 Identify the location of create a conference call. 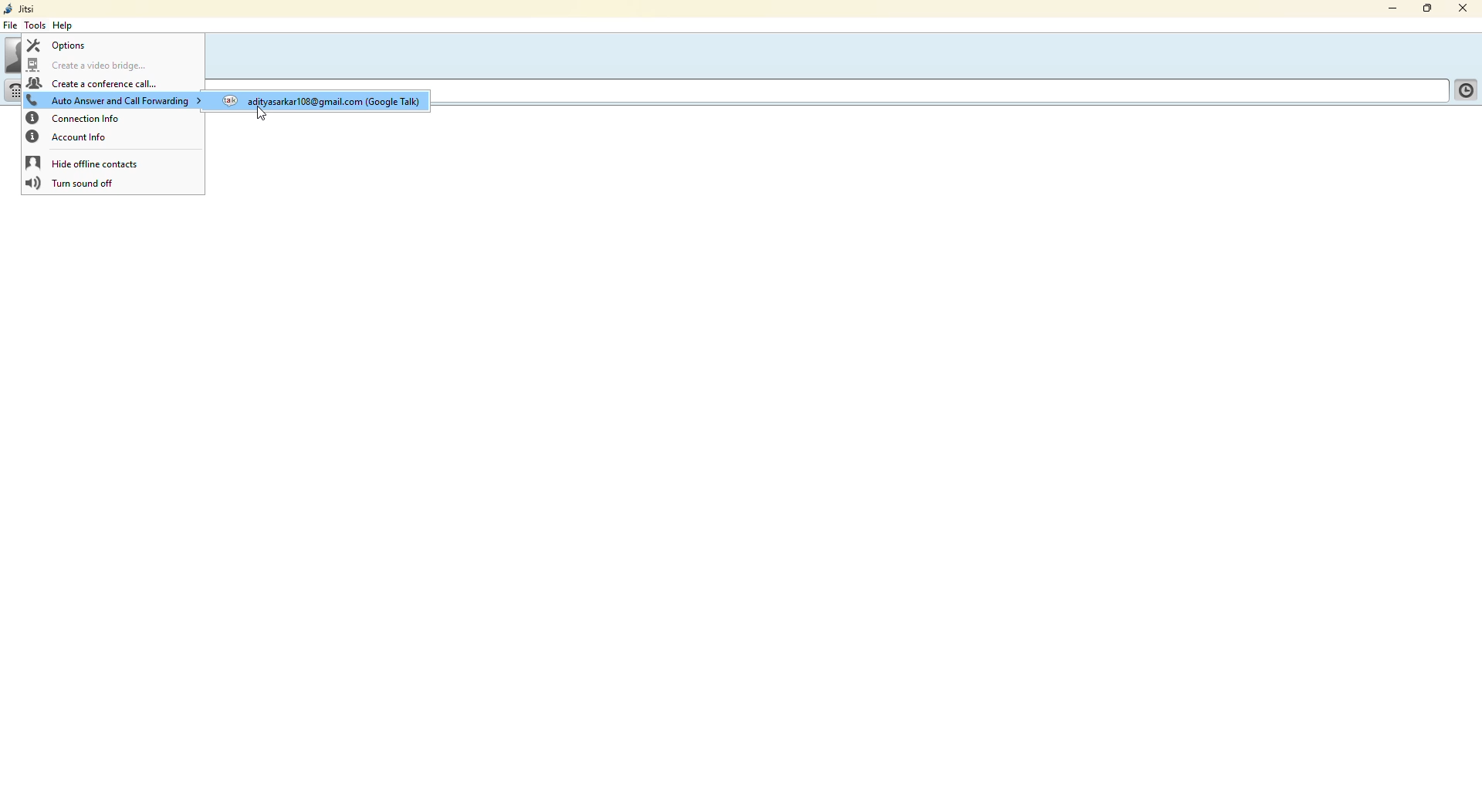
(91, 83).